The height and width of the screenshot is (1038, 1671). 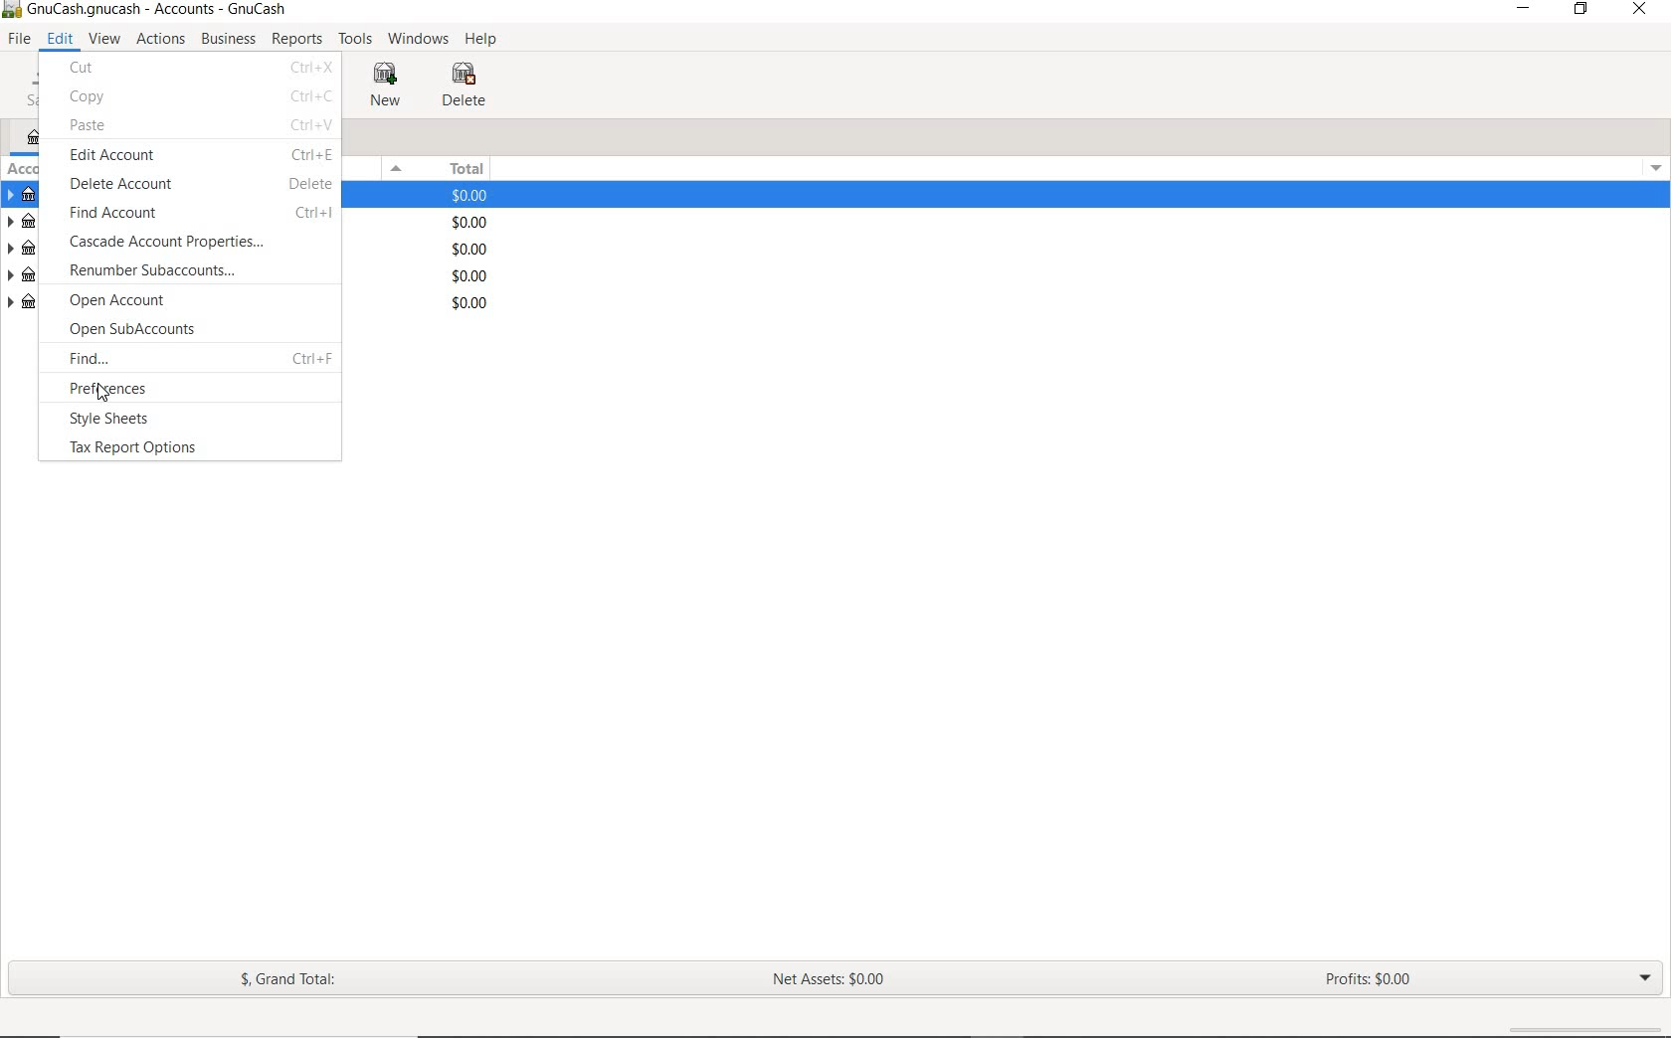 I want to click on ACTIONS, so click(x=163, y=40).